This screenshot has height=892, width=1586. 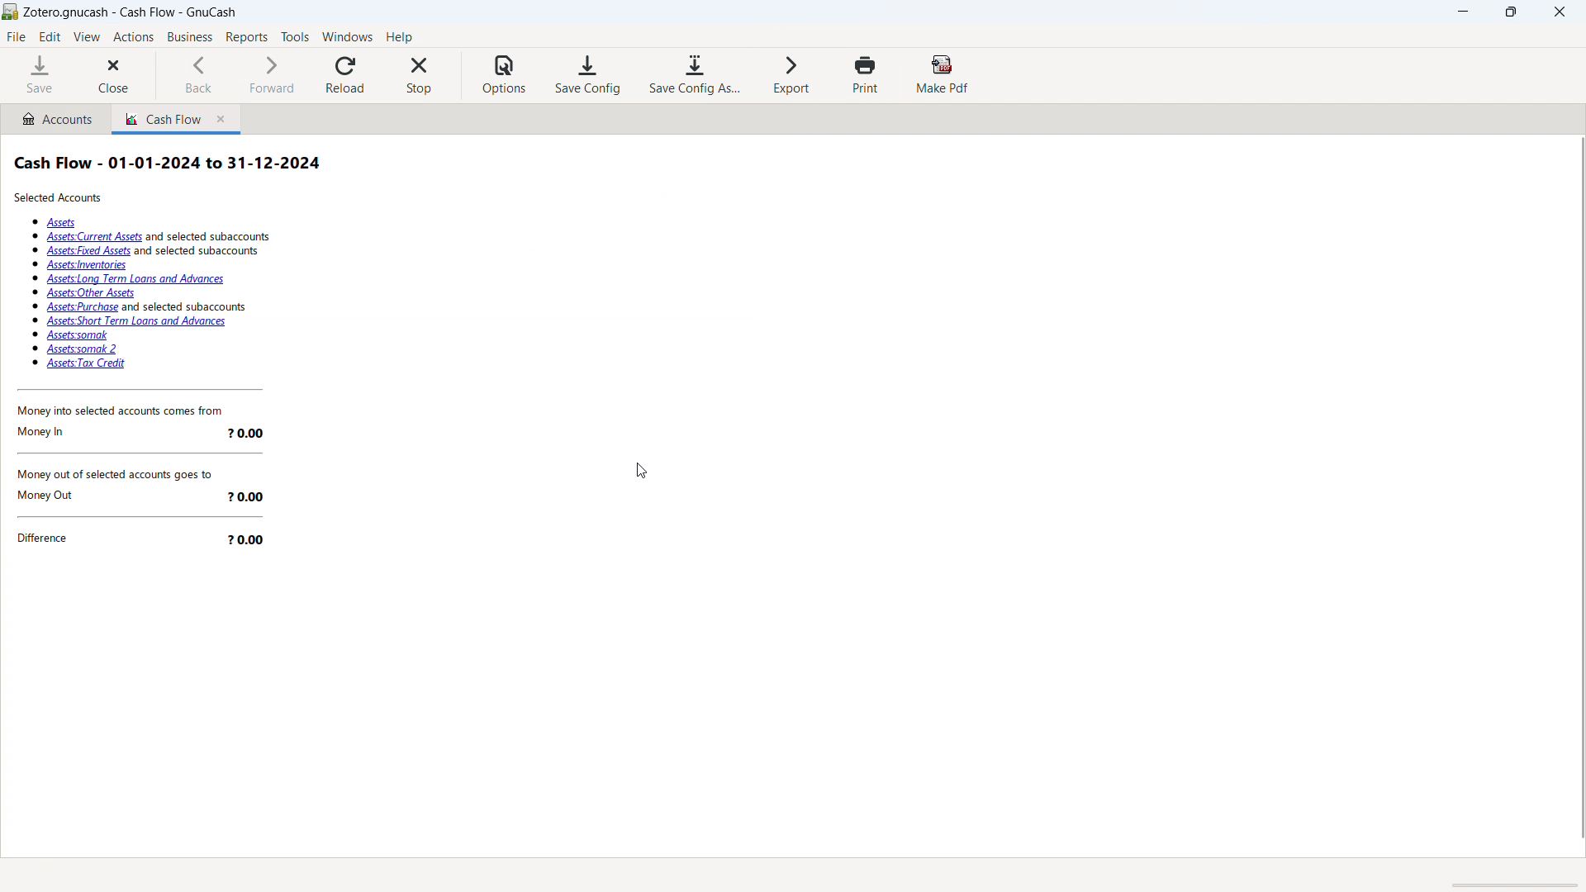 I want to click on print, so click(x=864, y=75).